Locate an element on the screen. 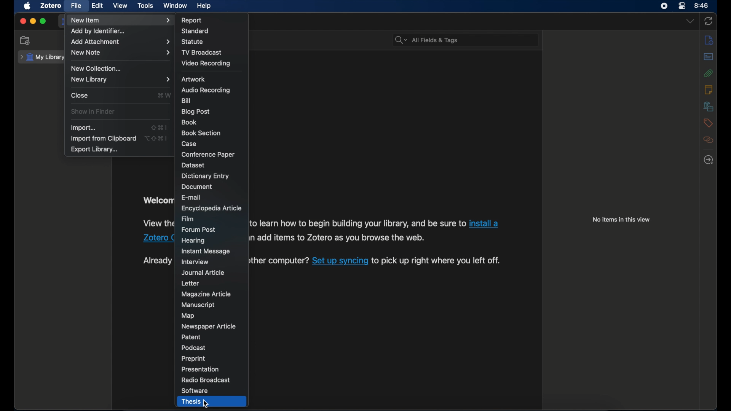 The height and width of the screenshot is (411, 731). cursor on Thesis is located at coordinates (206, 403).